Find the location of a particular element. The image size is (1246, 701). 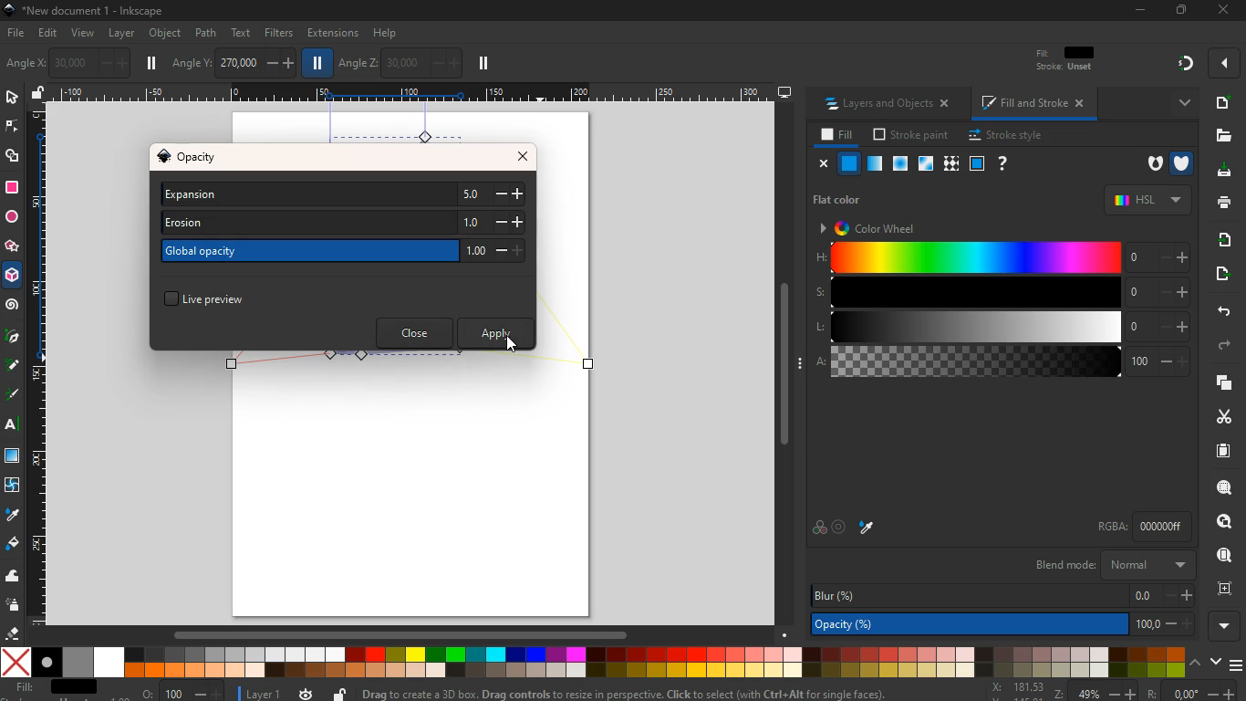

text is located at coordinates (243, 32).